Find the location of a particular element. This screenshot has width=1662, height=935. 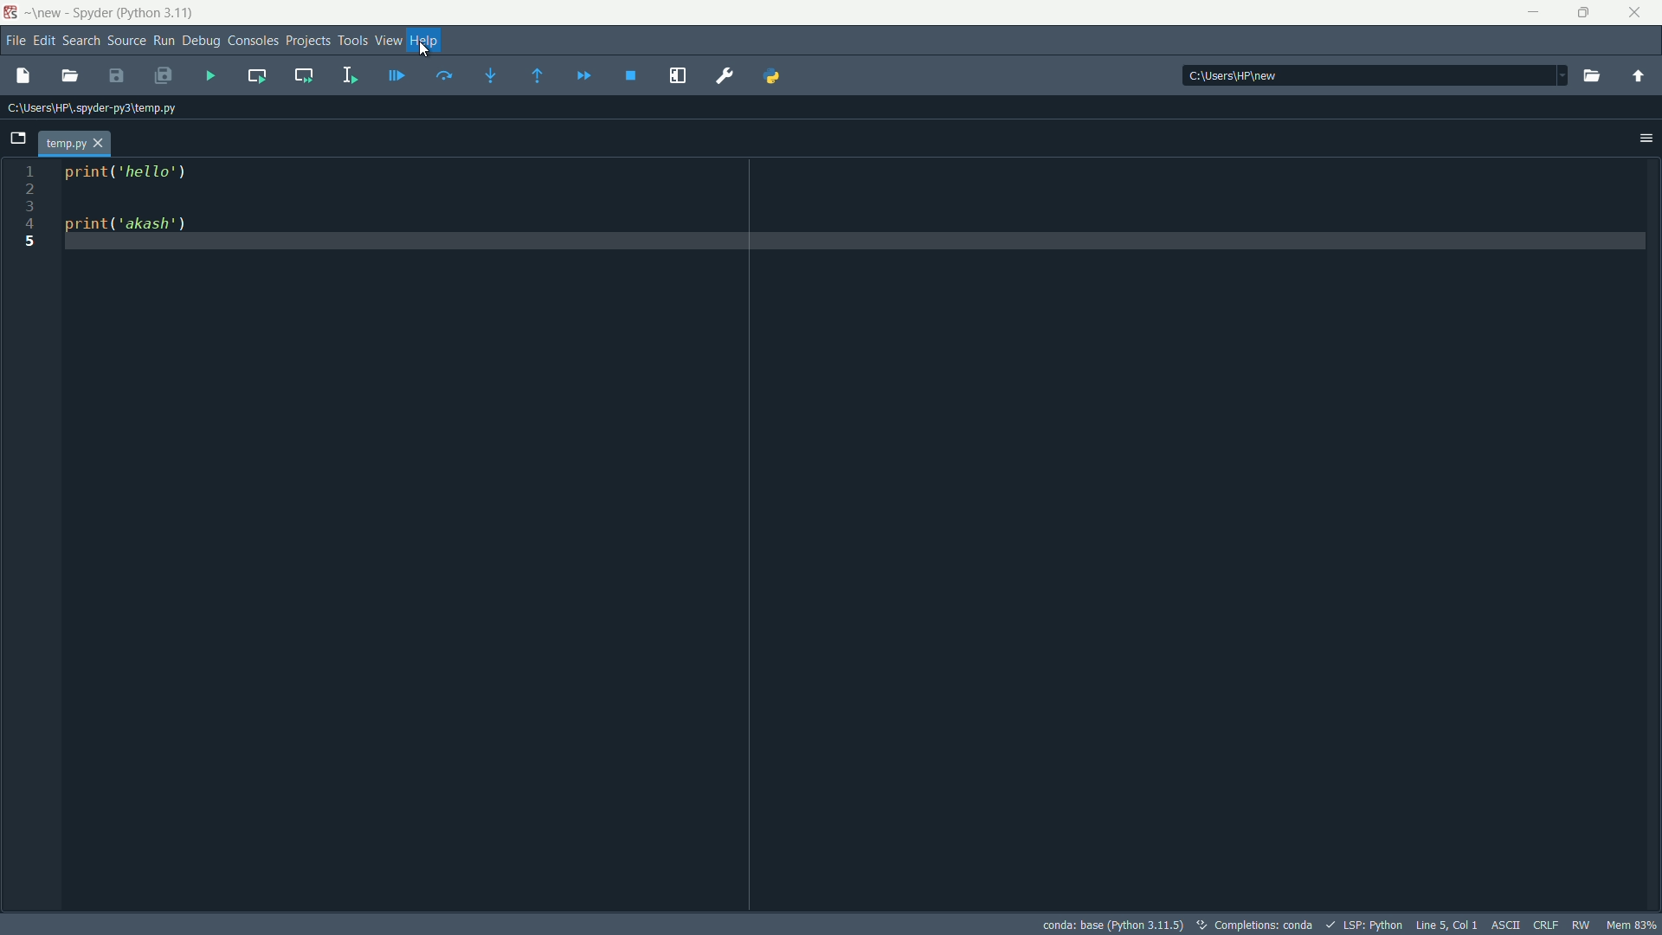

close is located at coordinates (101, 145).